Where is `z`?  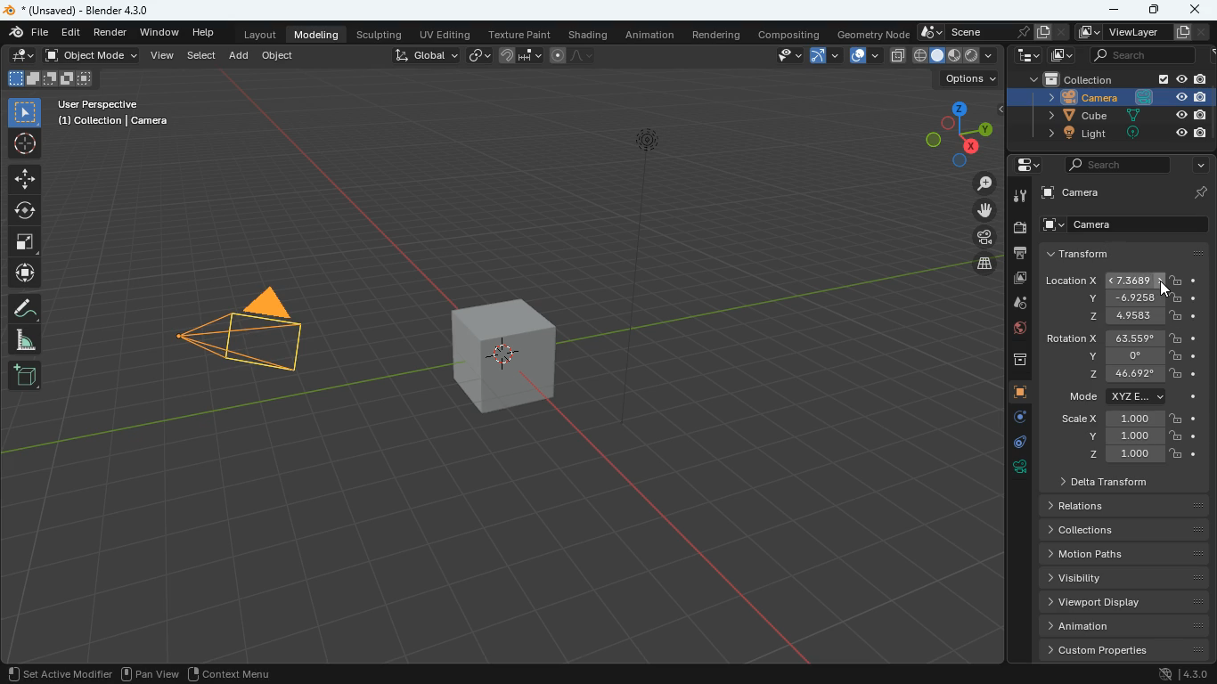
z is located at coordinates (1136, 457).